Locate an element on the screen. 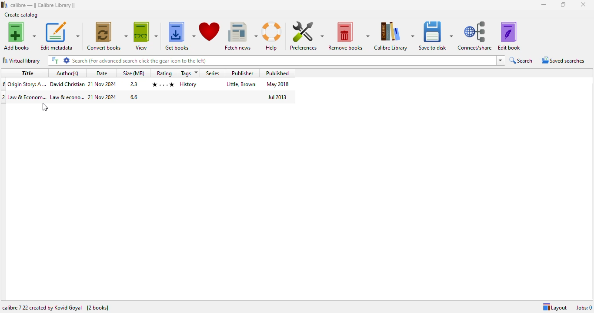 The width and height of the screenshot is (594, 313). title is located at coordinates (27, 73).